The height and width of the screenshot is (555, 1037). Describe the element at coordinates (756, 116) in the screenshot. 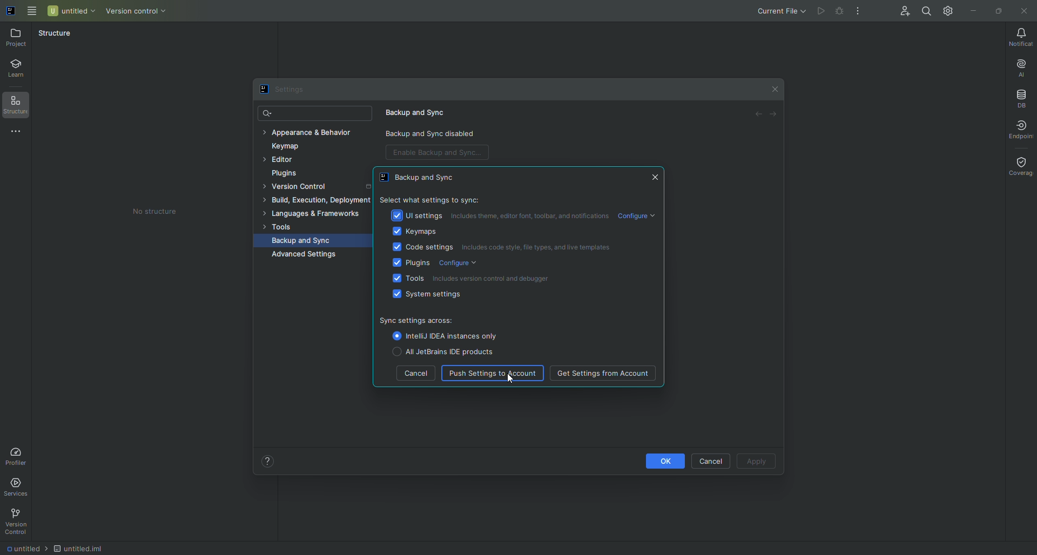

I see `Back` at that location.